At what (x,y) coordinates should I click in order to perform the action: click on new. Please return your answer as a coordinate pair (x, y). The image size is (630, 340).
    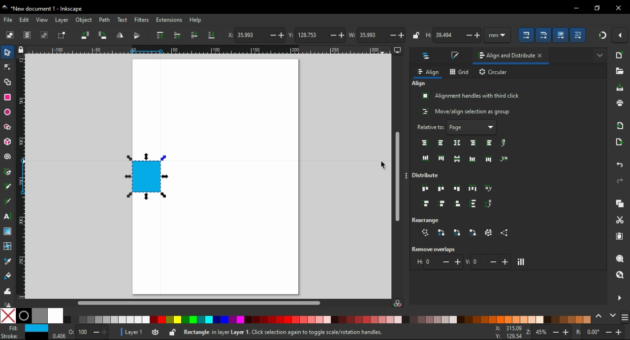
    Looking at the image, I should click on (619, 57).